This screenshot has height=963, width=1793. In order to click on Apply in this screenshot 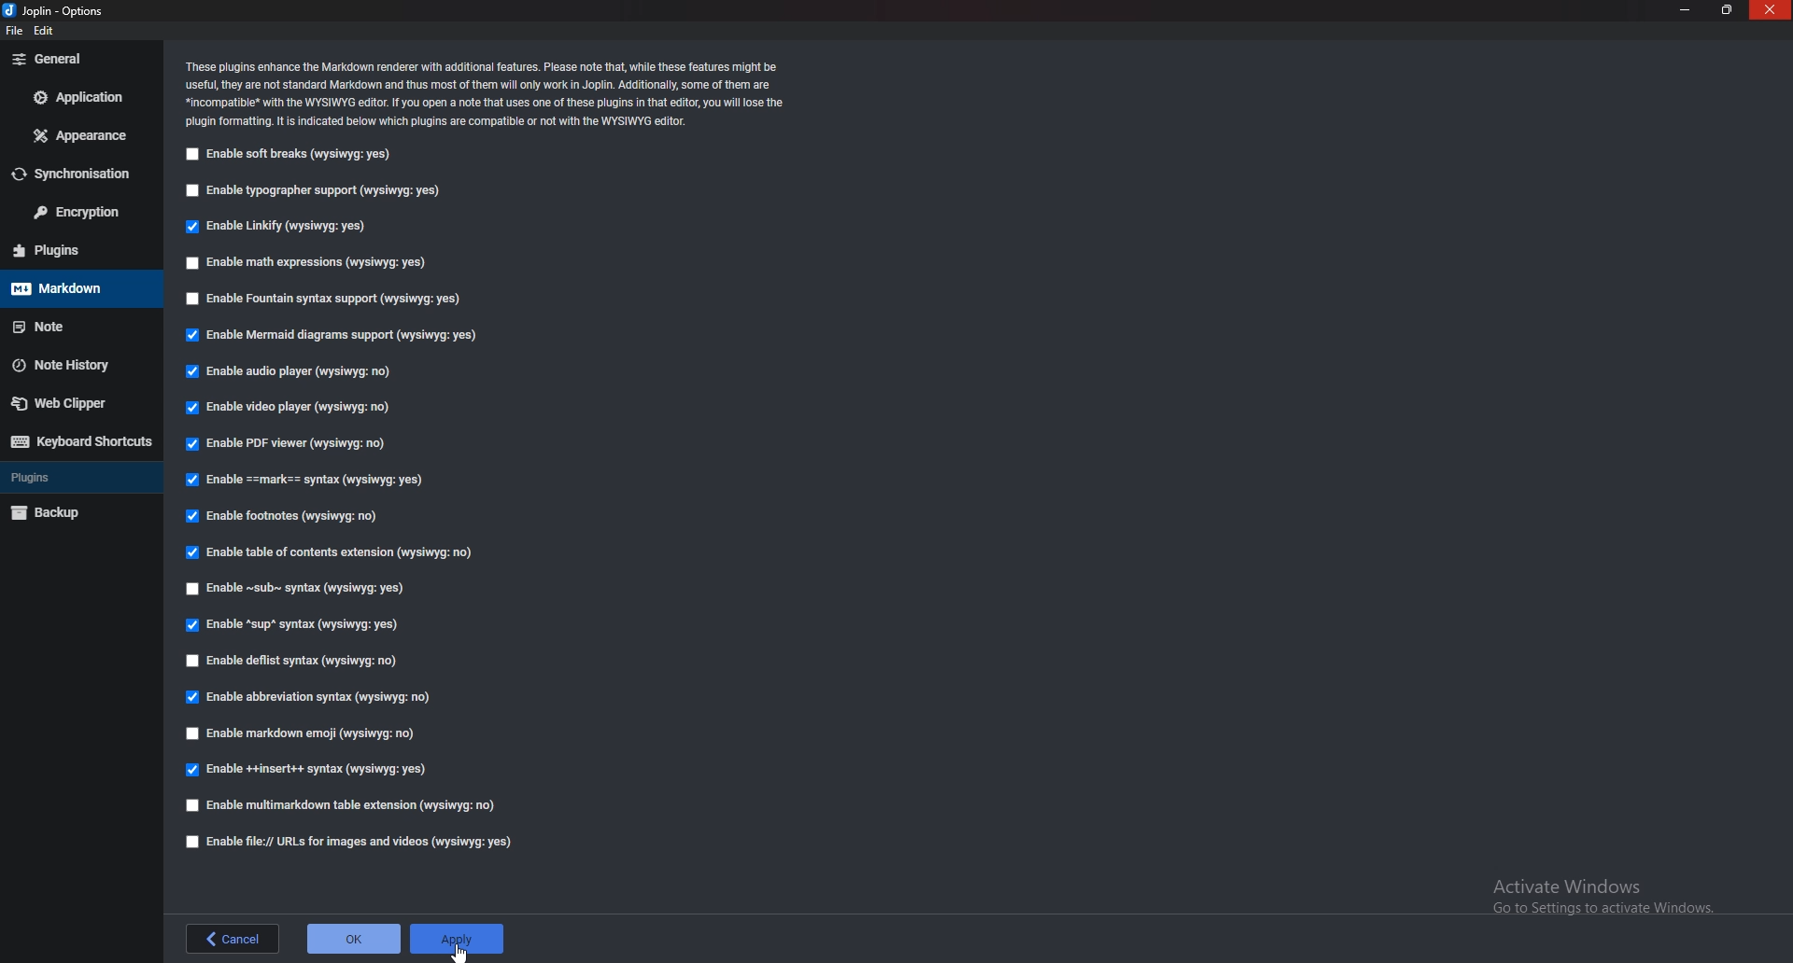, I will do `click(460, 933)`.